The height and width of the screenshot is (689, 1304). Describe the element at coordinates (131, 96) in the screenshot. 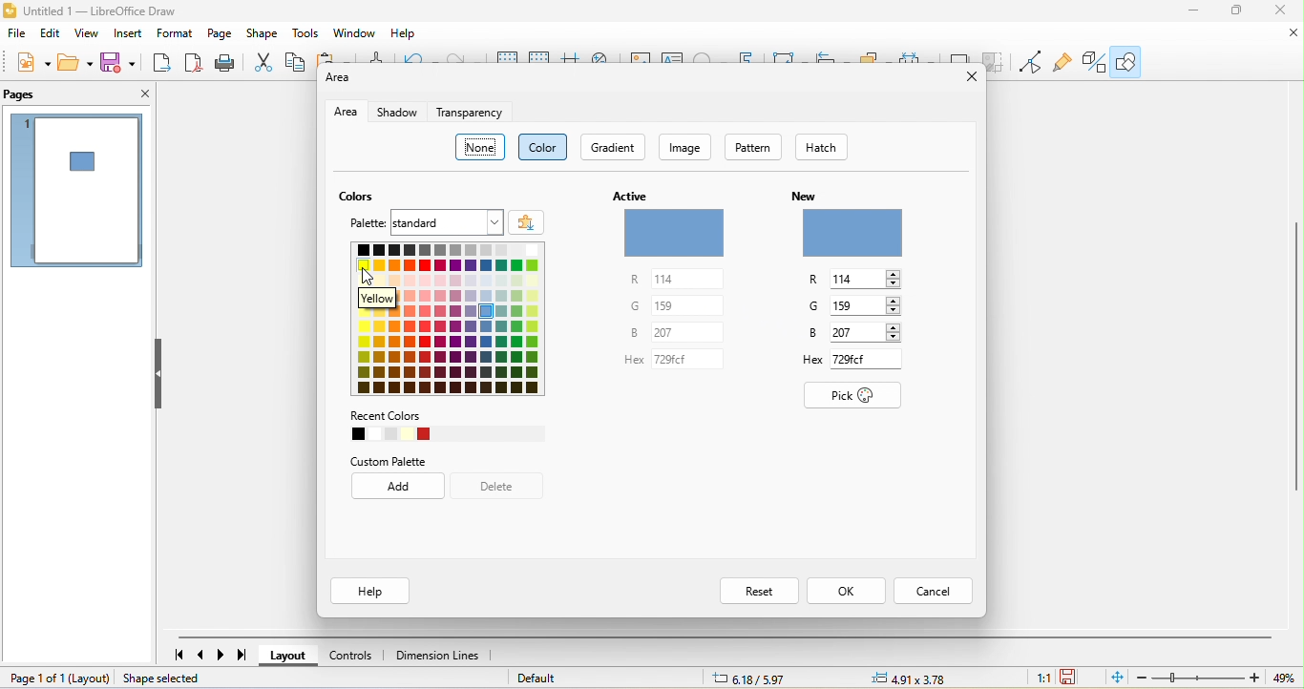

I see `close` at that location.